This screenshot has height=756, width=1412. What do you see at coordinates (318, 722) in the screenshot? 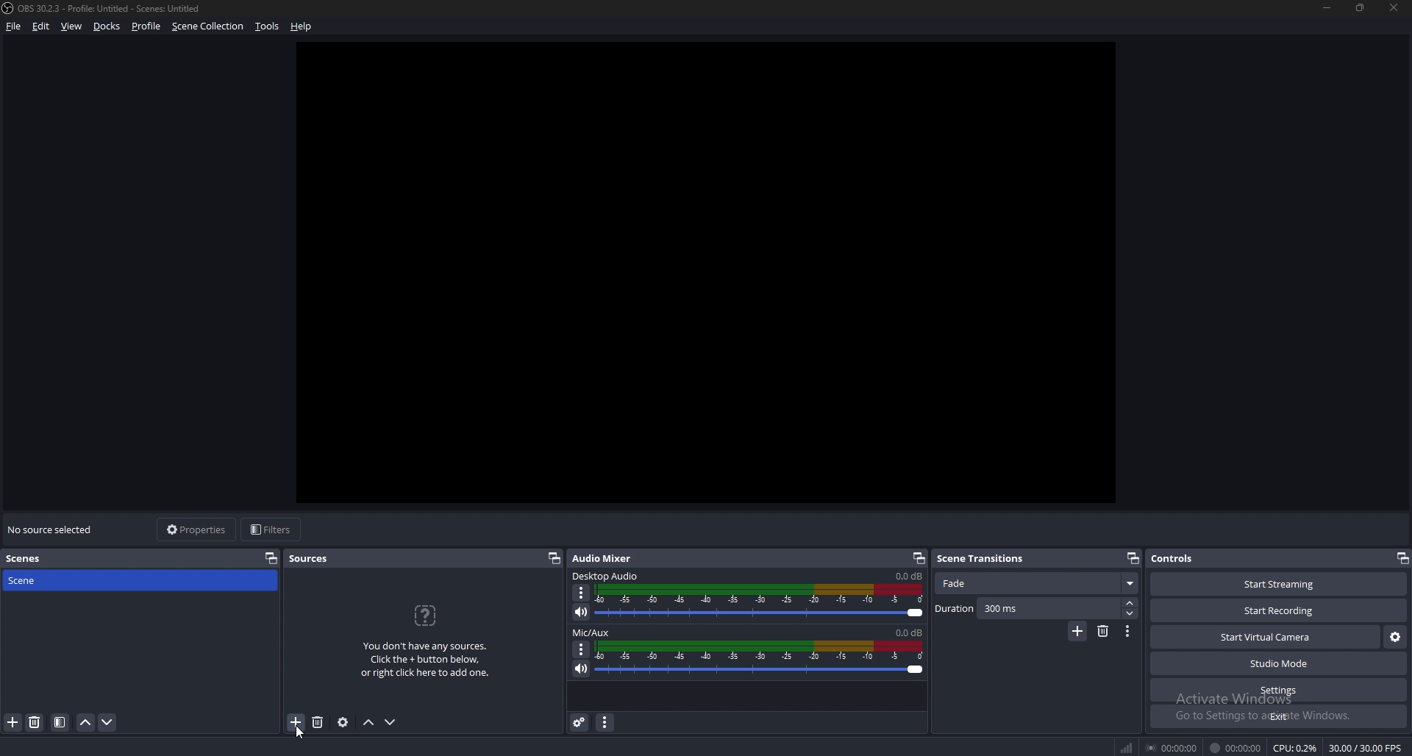
I see `Delete sources` at bounding box center [318, 722].